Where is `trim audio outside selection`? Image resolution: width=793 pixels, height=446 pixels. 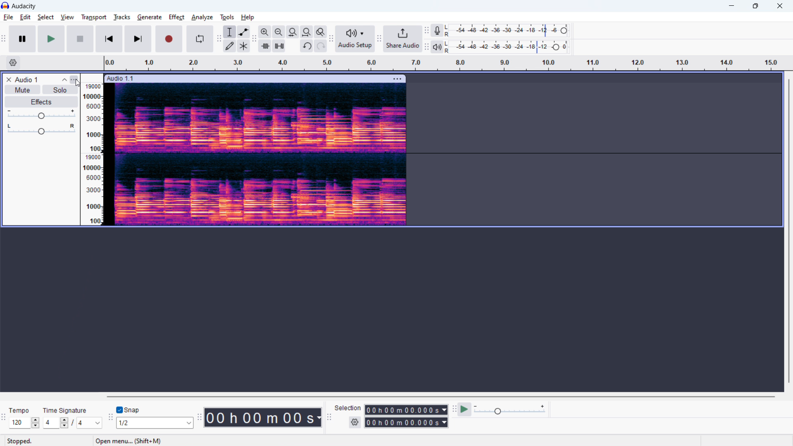 trim audio outside selection is located at coordinates (265, 45).